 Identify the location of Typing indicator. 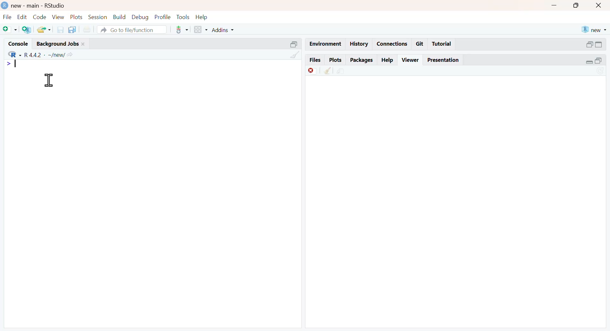
(15, 64).